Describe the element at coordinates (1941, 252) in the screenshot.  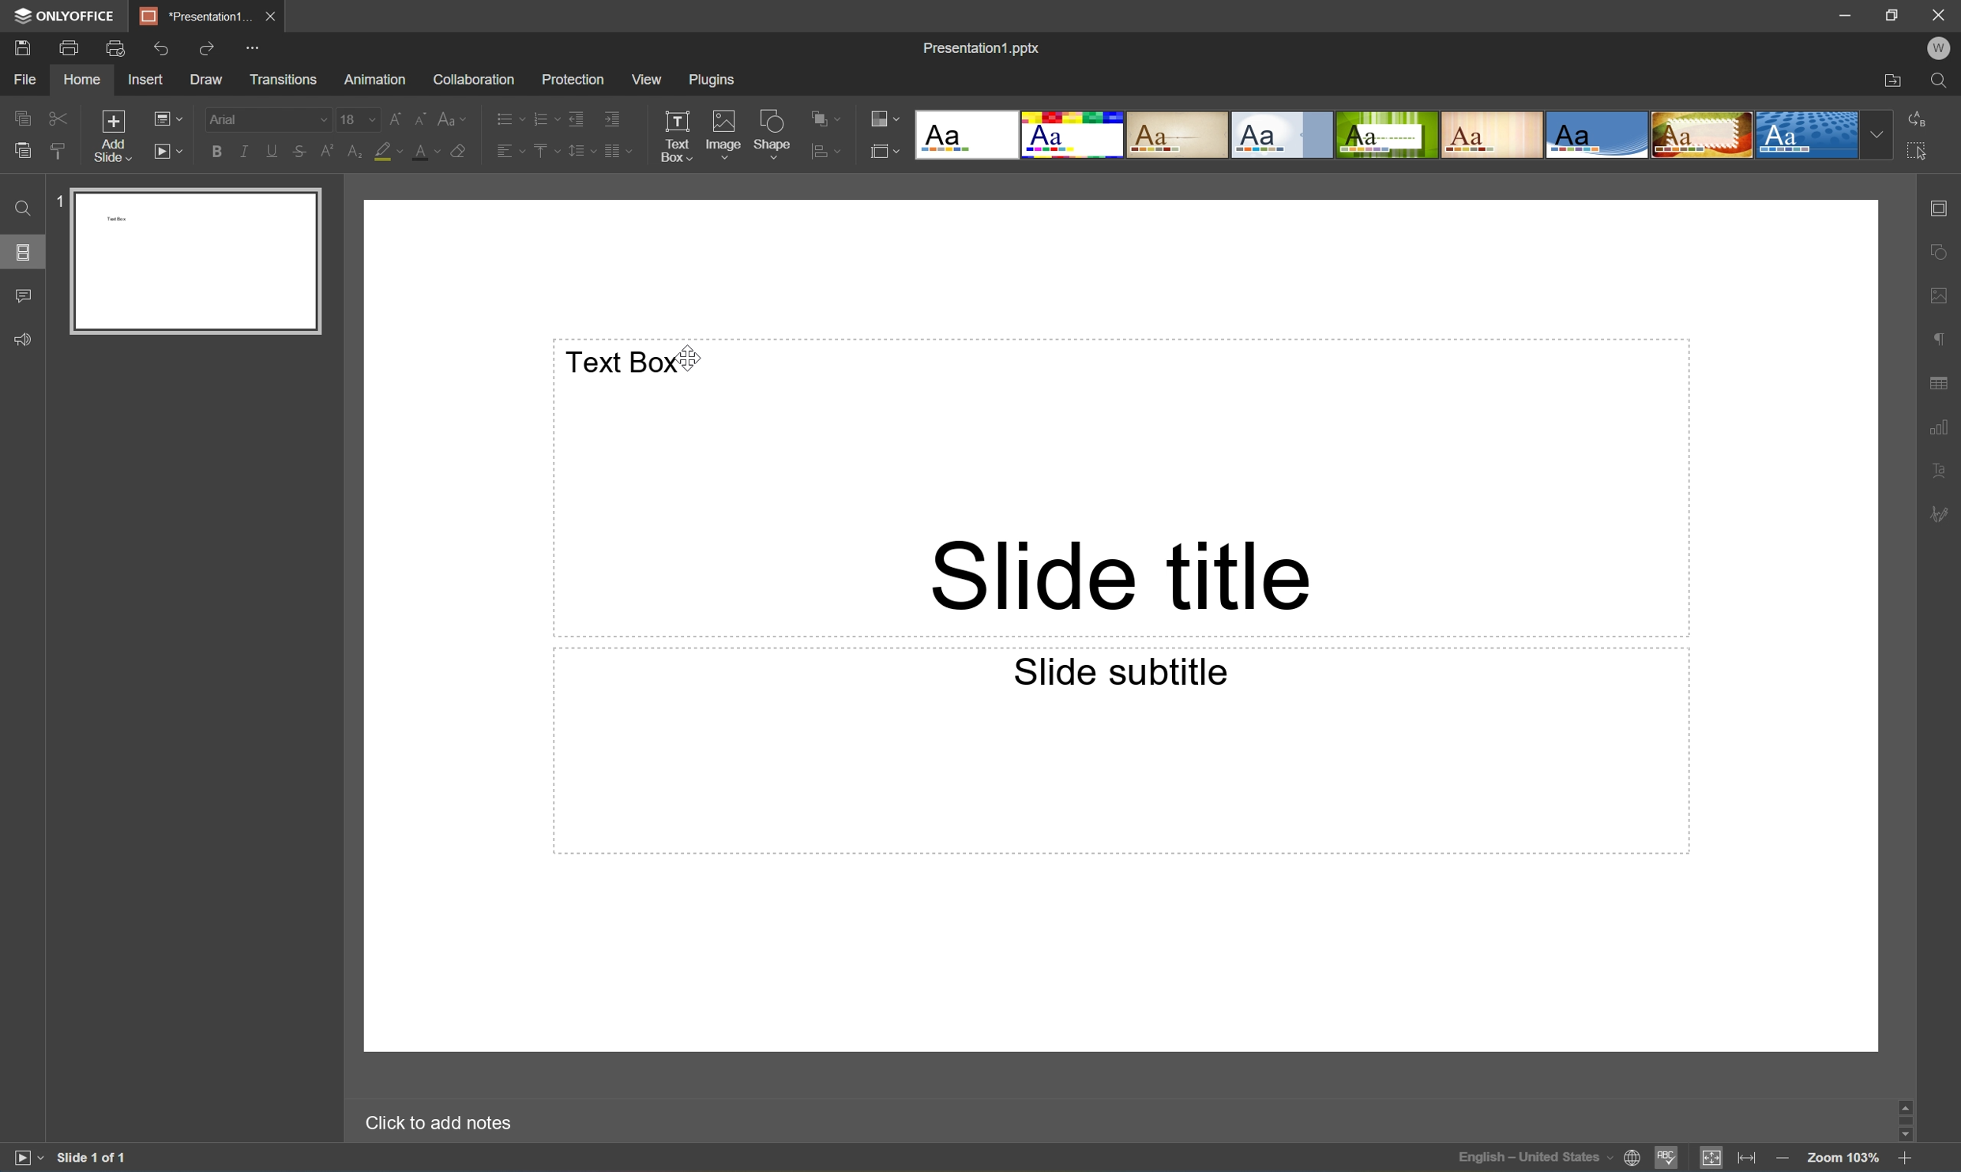
I see `Shape settings` at that location.